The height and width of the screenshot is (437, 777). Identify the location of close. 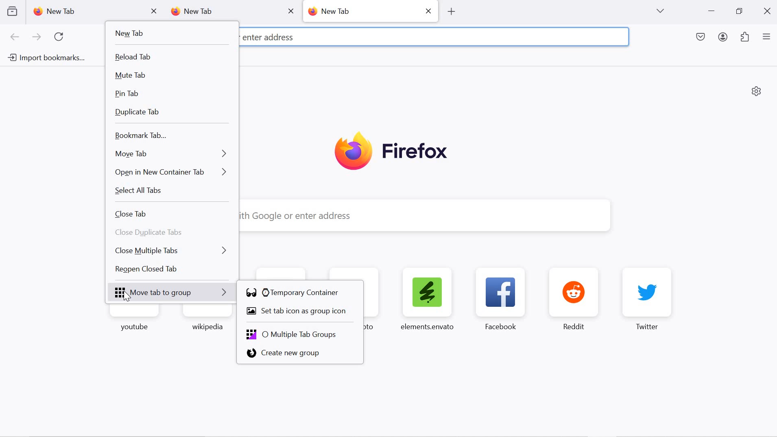
(290, 11).